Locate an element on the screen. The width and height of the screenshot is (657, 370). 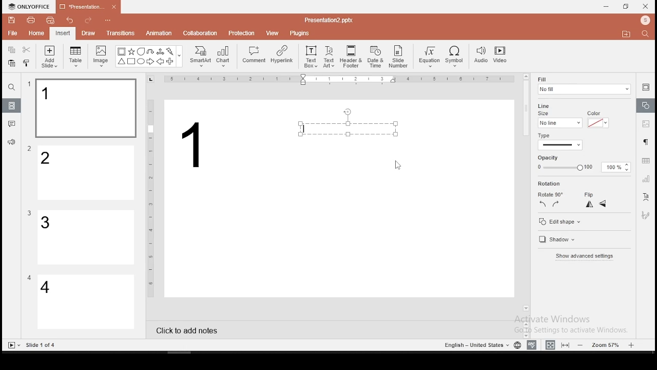
fit to slide is located at coordinates (567, 344).